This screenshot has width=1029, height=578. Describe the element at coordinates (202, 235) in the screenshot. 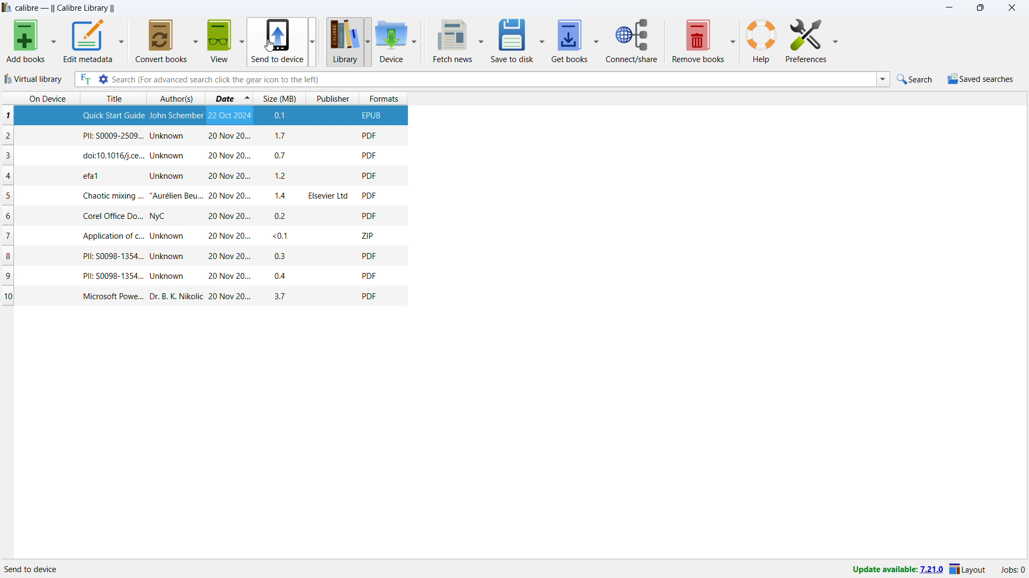

I see `one book entry` at that location.